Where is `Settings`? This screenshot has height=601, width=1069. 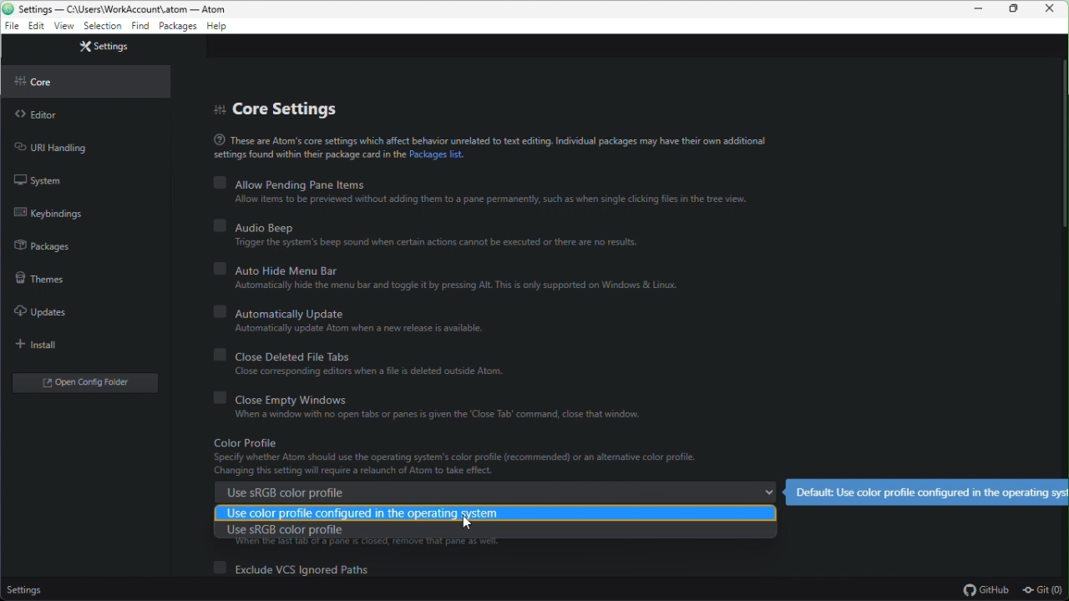 Settings is located at coordinates (106, 46).